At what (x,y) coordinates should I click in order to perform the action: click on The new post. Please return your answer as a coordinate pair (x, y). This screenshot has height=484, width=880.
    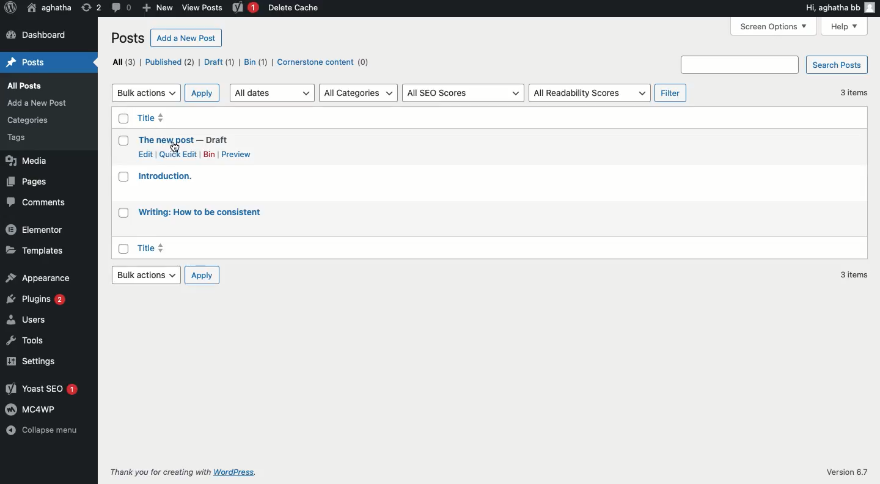
    Looking at the image, I should click on (166, 139).